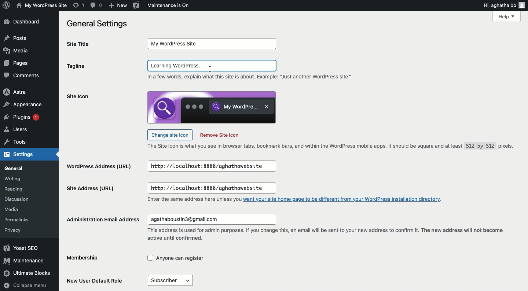 The height and width of the screenshot is (291, 528). What do you see at coordinates (28, 274) in the screenshot?
I see `Ultimate blocks` at bounding box center [28, 274].